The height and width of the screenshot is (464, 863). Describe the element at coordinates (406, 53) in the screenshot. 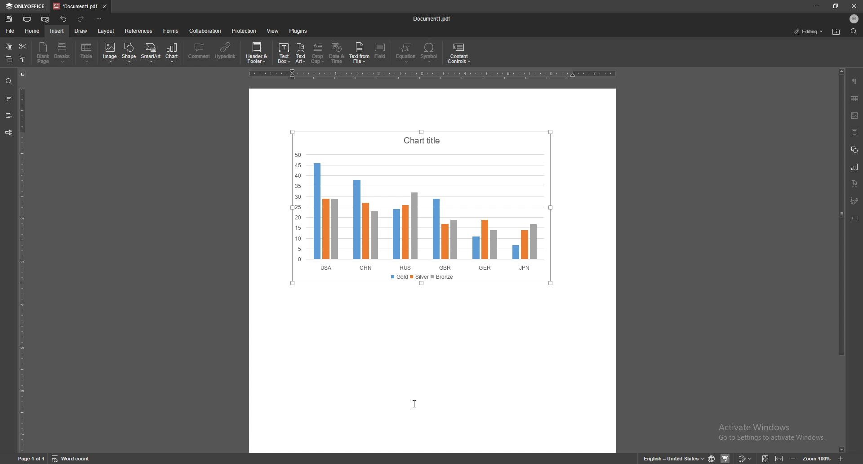

I see `equation` at that location.